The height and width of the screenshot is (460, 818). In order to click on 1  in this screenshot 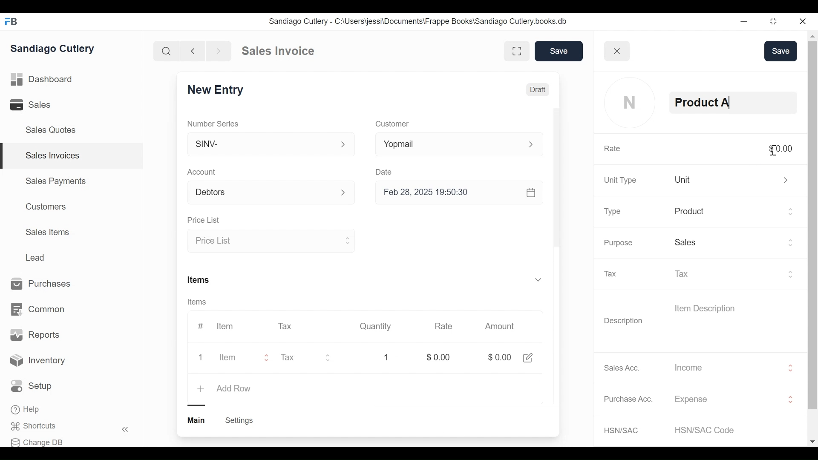, I will do `click(387, 357)`.